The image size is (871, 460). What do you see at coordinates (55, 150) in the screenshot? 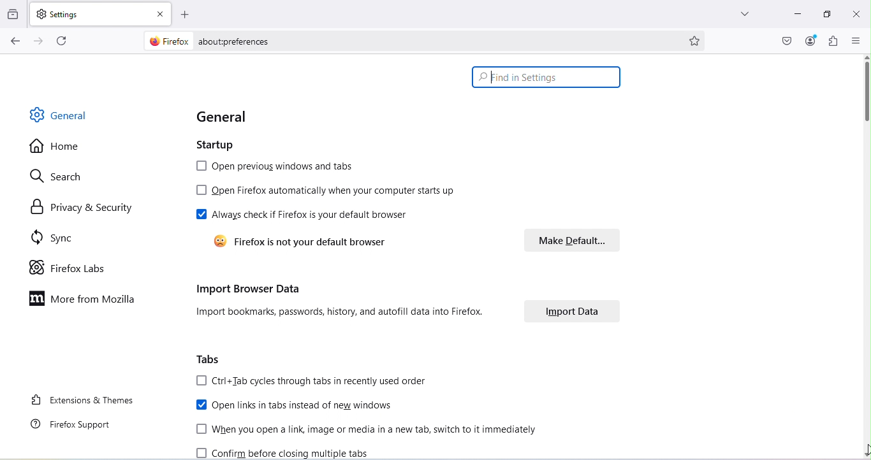
I see `Home` at bounding box center [55, 150].